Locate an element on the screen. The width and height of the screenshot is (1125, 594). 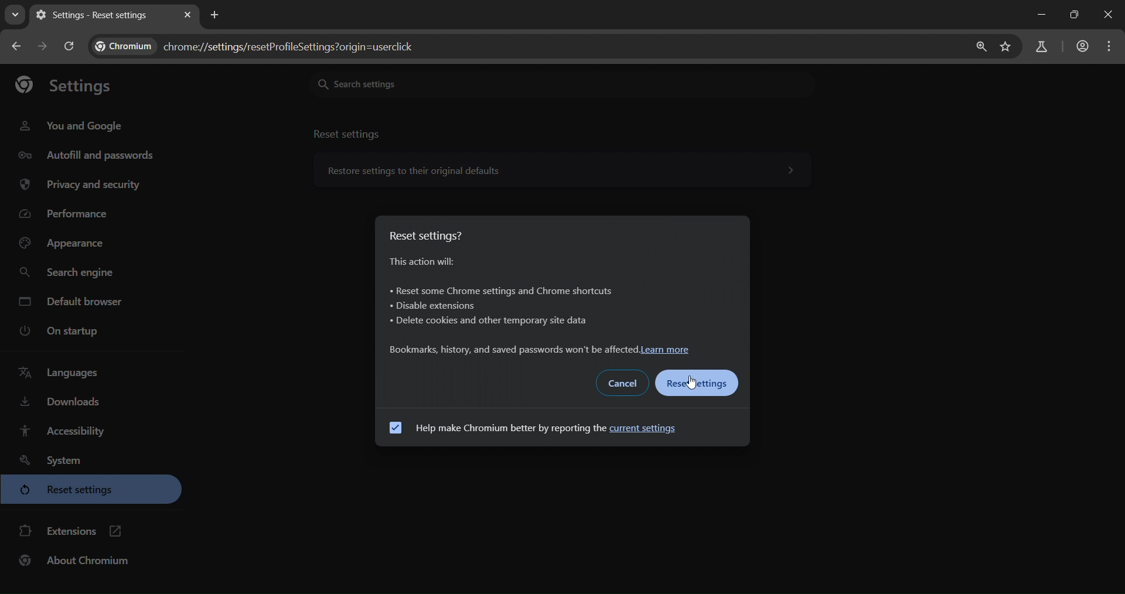
about chromium is located at coordinates (70, 561).